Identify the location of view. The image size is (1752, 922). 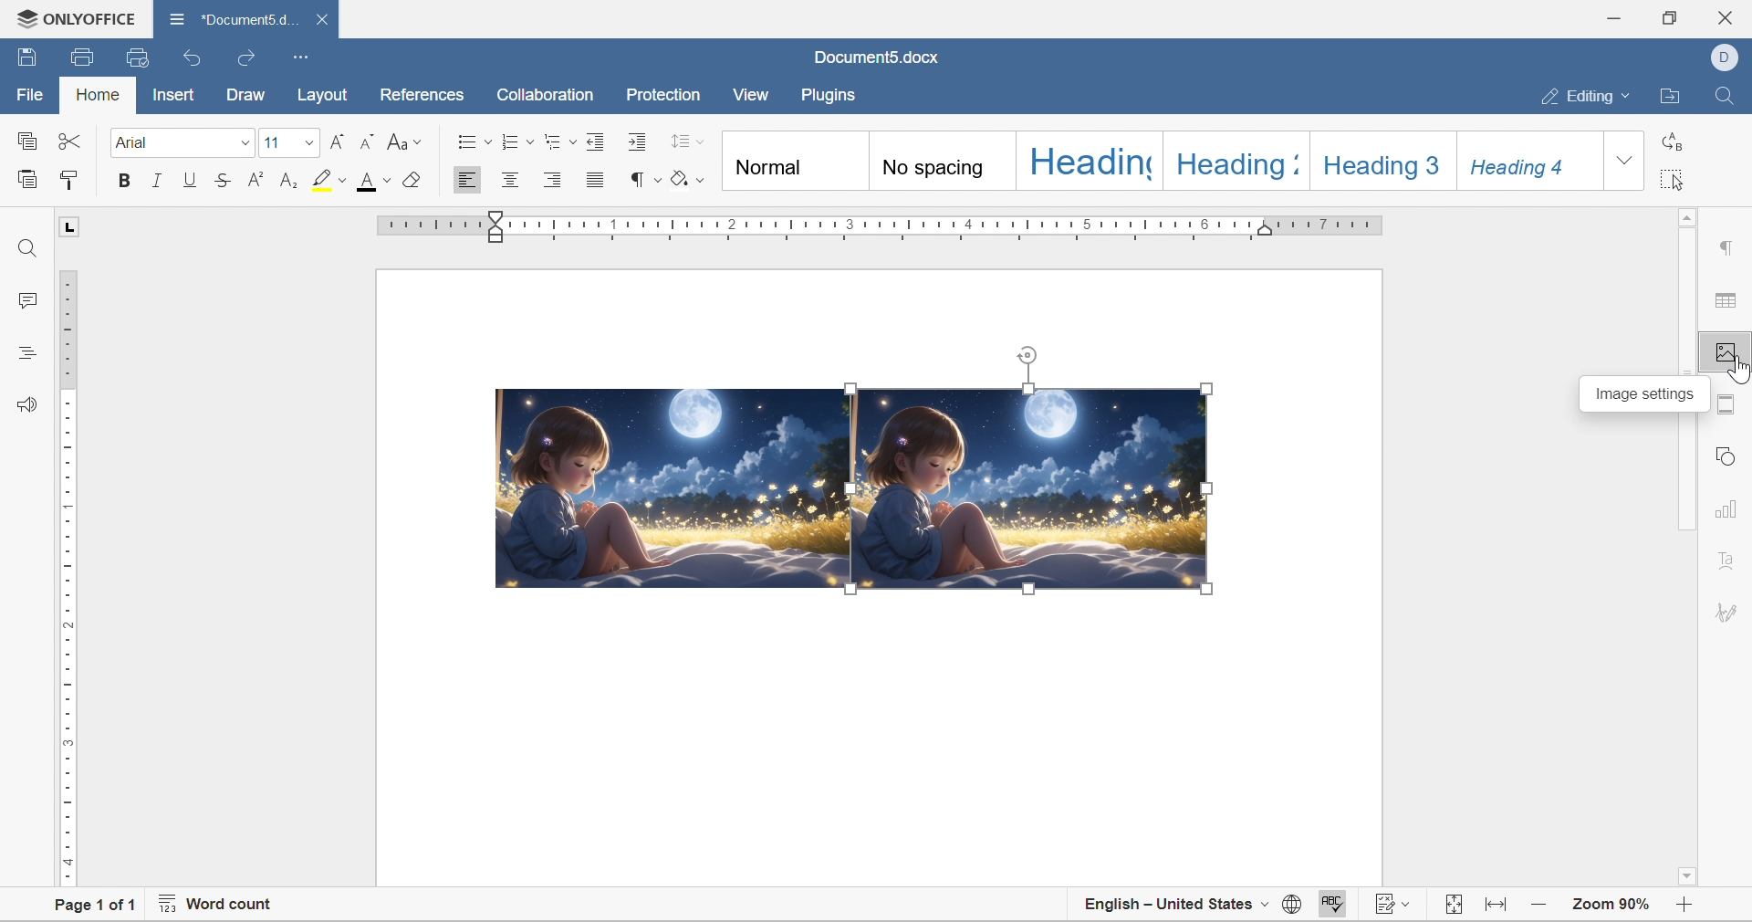
(756, 94).